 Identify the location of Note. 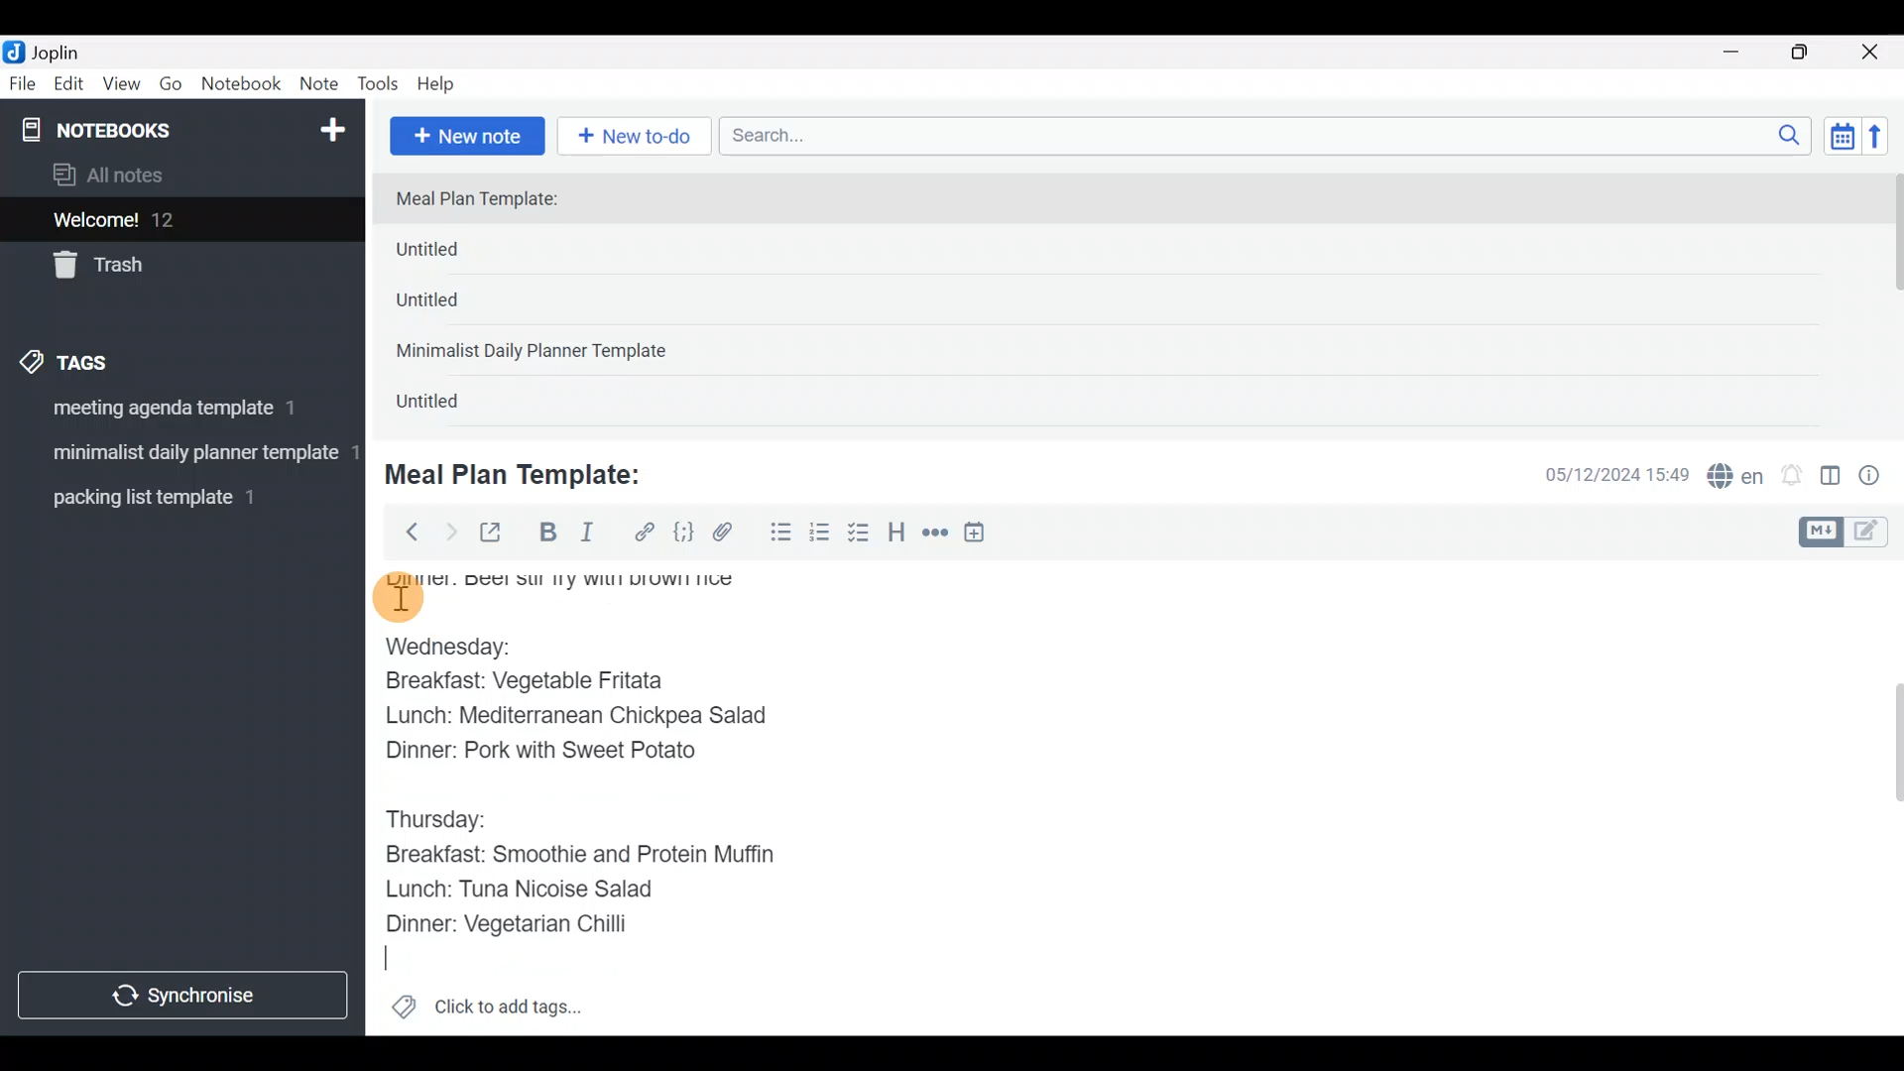
(323, 85).